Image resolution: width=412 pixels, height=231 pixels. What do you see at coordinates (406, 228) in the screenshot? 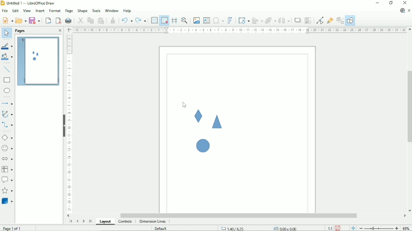
I see `Zoom factor` at bounding box center [406, 228].